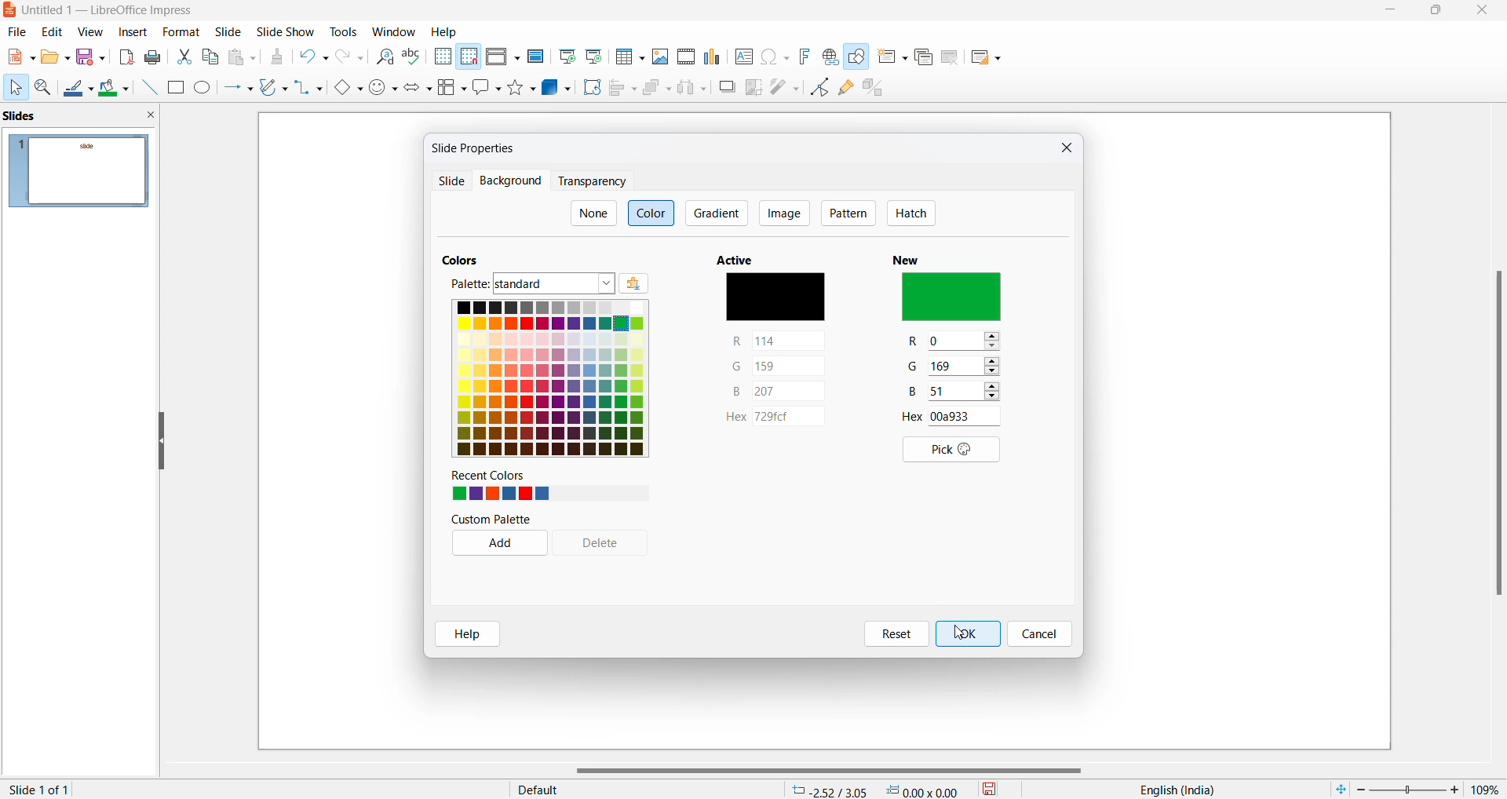 This screenshot has height=799, width=1507. Describe the element at coordinates (727, 87) in the screenshot. I see `shadow` at that location.